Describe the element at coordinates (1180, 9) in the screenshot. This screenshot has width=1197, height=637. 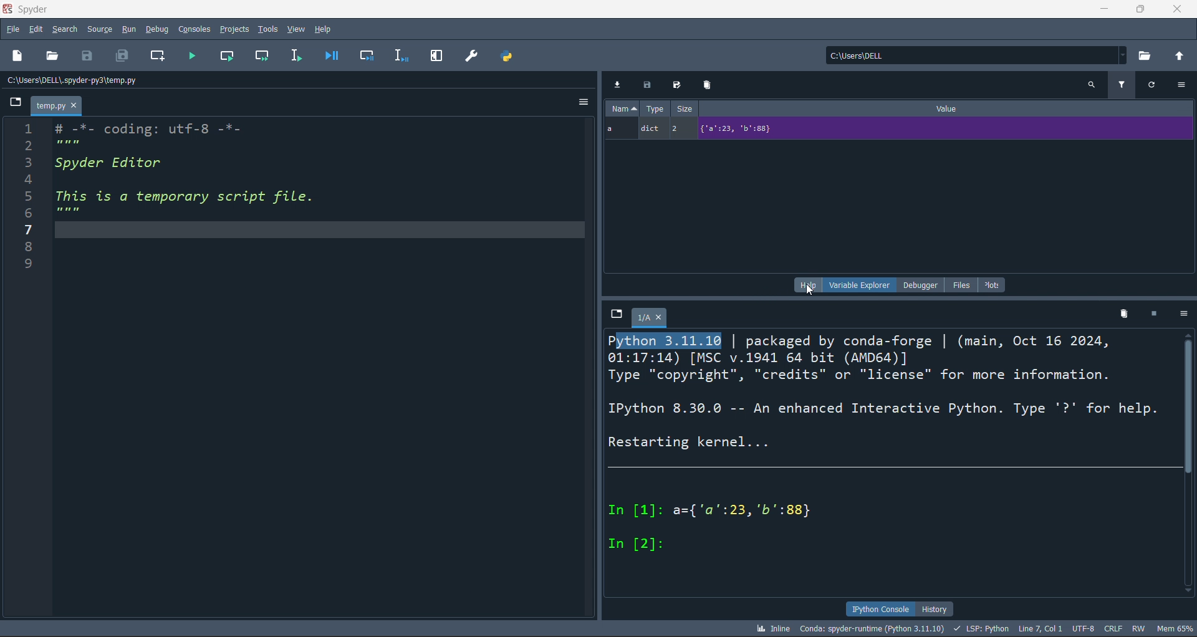
I see `close` at that location.